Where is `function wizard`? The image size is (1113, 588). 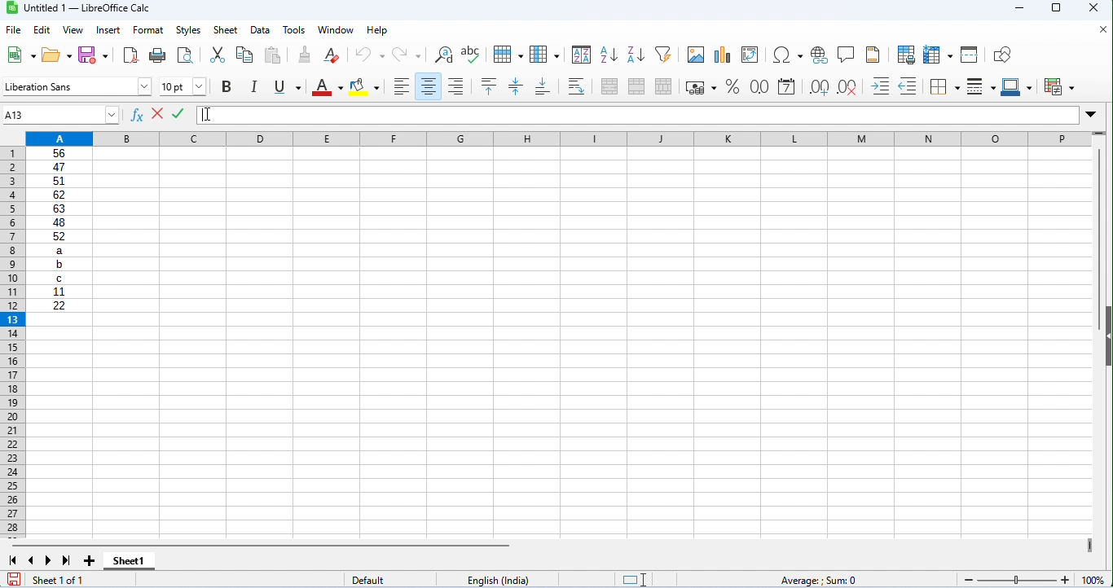
function wizard is located at coordinates (137, 115).